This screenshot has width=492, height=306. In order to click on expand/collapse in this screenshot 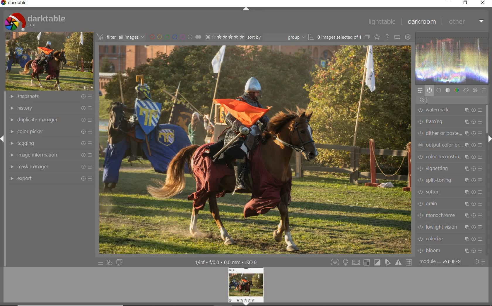, I will do `click(489, 139)`.